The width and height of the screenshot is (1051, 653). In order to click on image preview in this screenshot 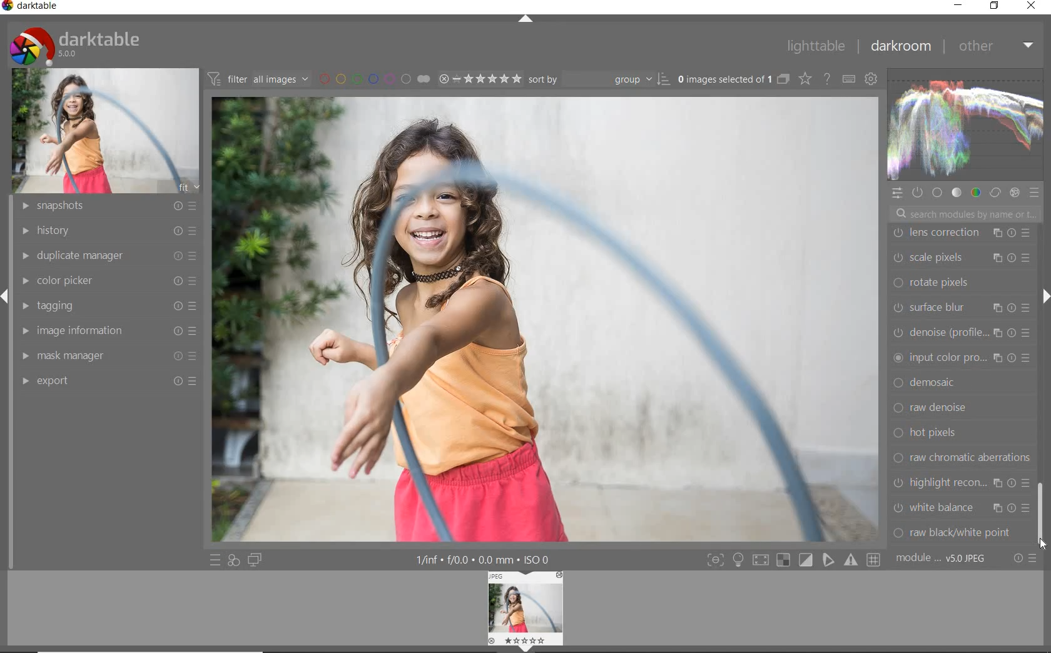, I will do `click(526, 612)`.